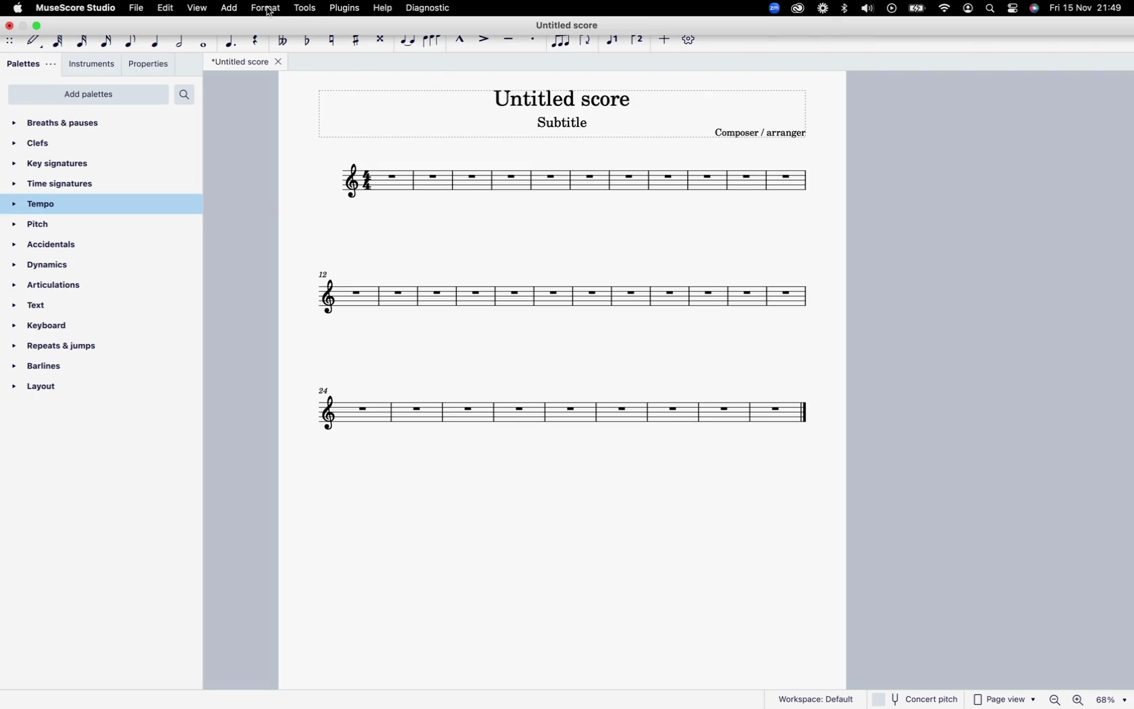 This screenshot has width=1134, height=709. Describe the element at coordinates (11, 41) in the screenshot. I see `move` at that location.